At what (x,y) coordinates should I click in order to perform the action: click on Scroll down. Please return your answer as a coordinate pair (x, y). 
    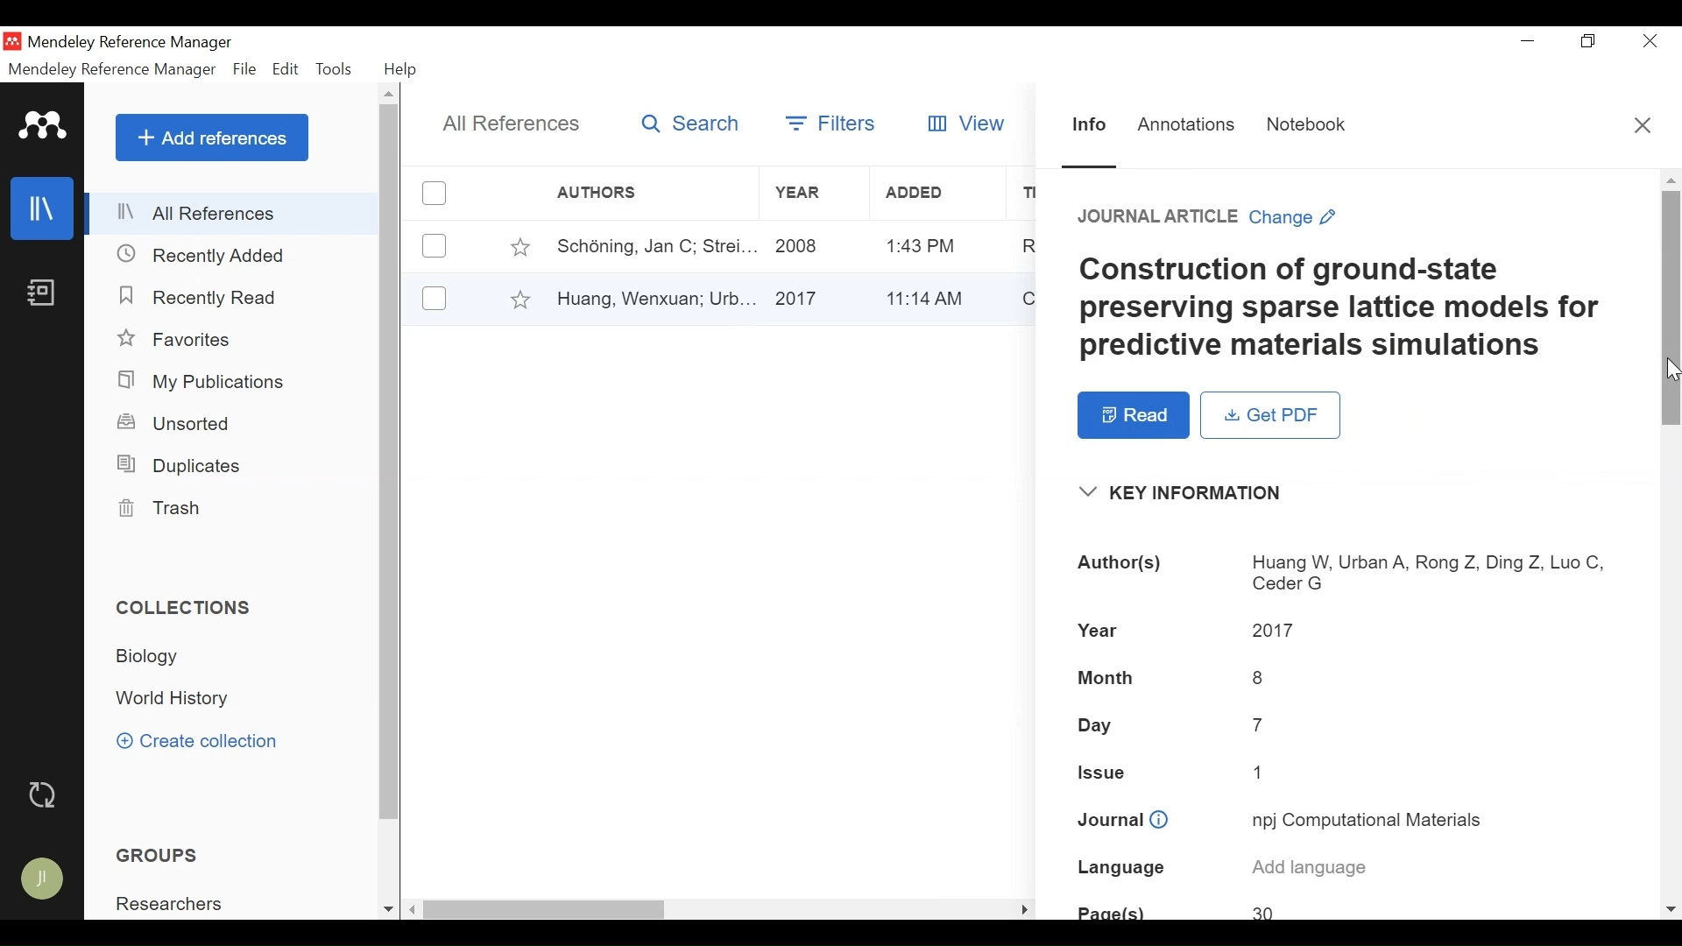
    Looking at the image, I should click on (1671, 911).